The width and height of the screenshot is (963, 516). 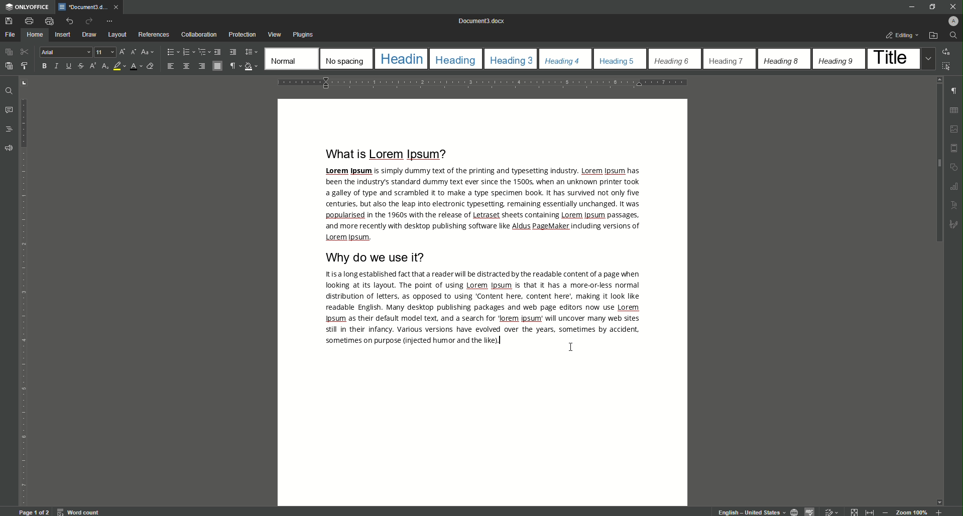 I want to click on File, so click(x=12, y=35).